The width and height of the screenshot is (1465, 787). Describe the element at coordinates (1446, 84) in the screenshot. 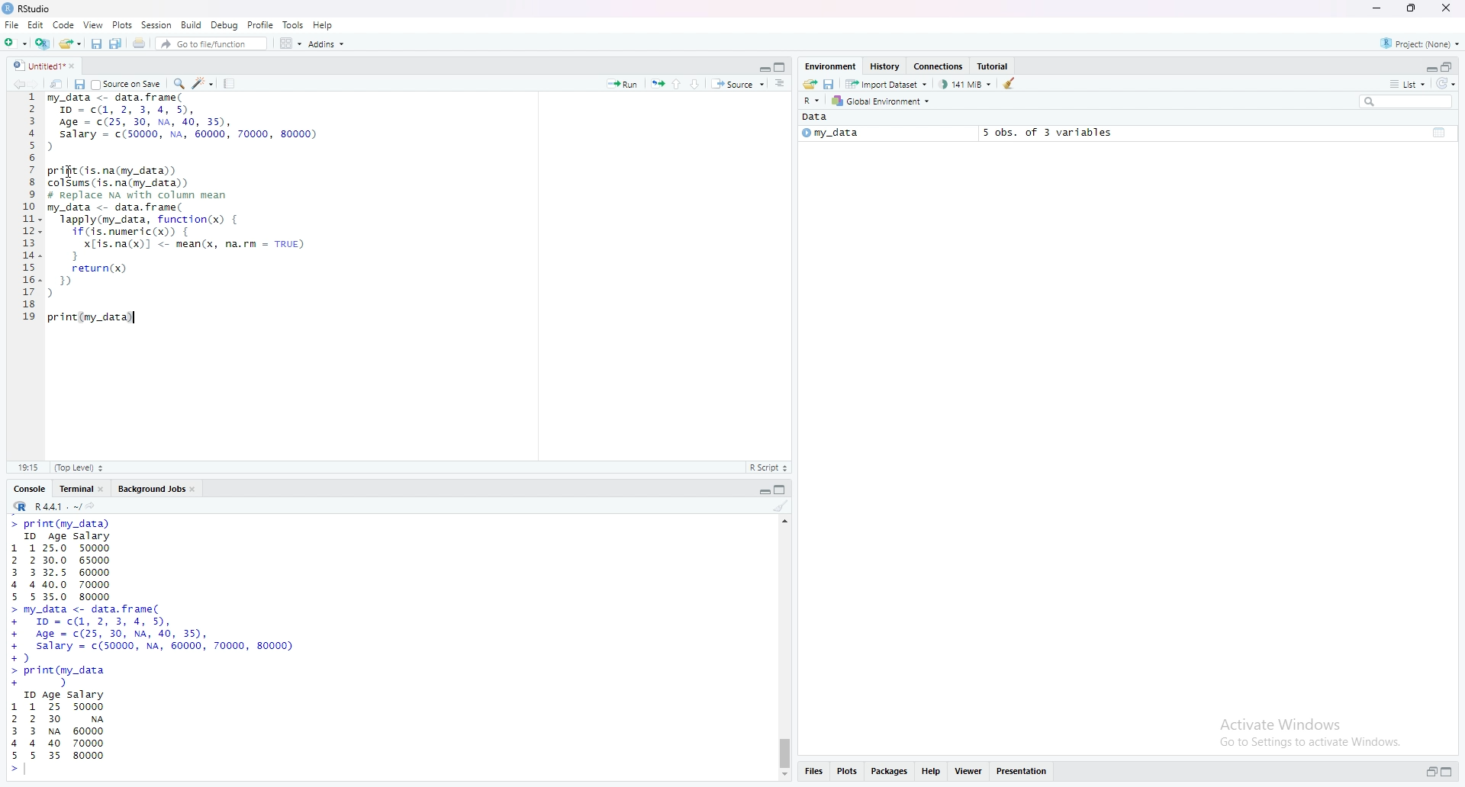

I see `refresh` at that location.